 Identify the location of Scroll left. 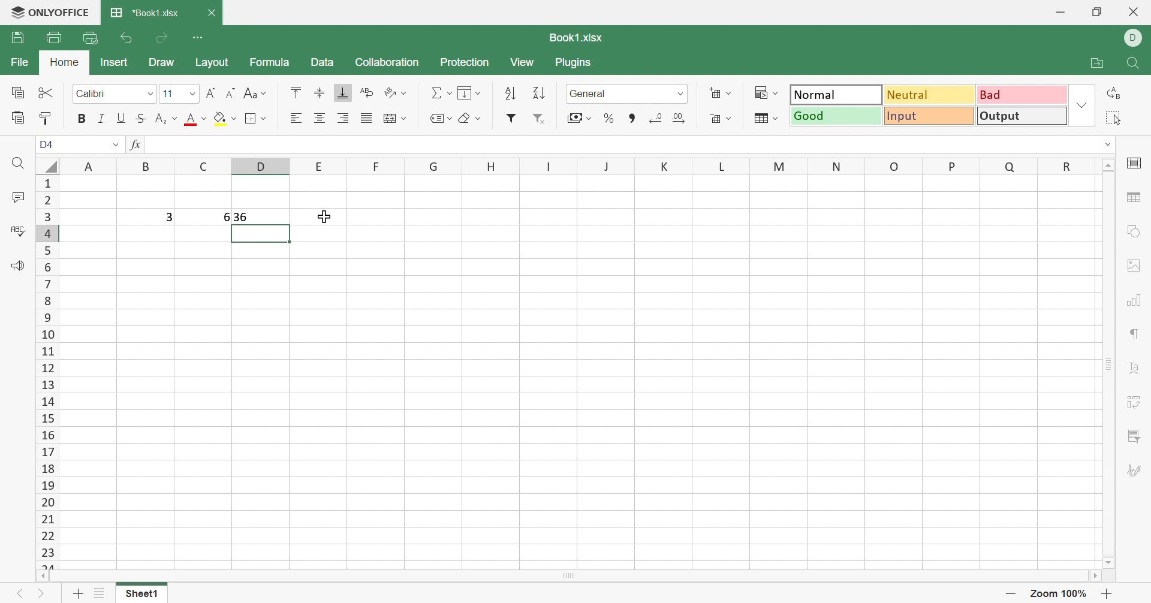
(41, 578).